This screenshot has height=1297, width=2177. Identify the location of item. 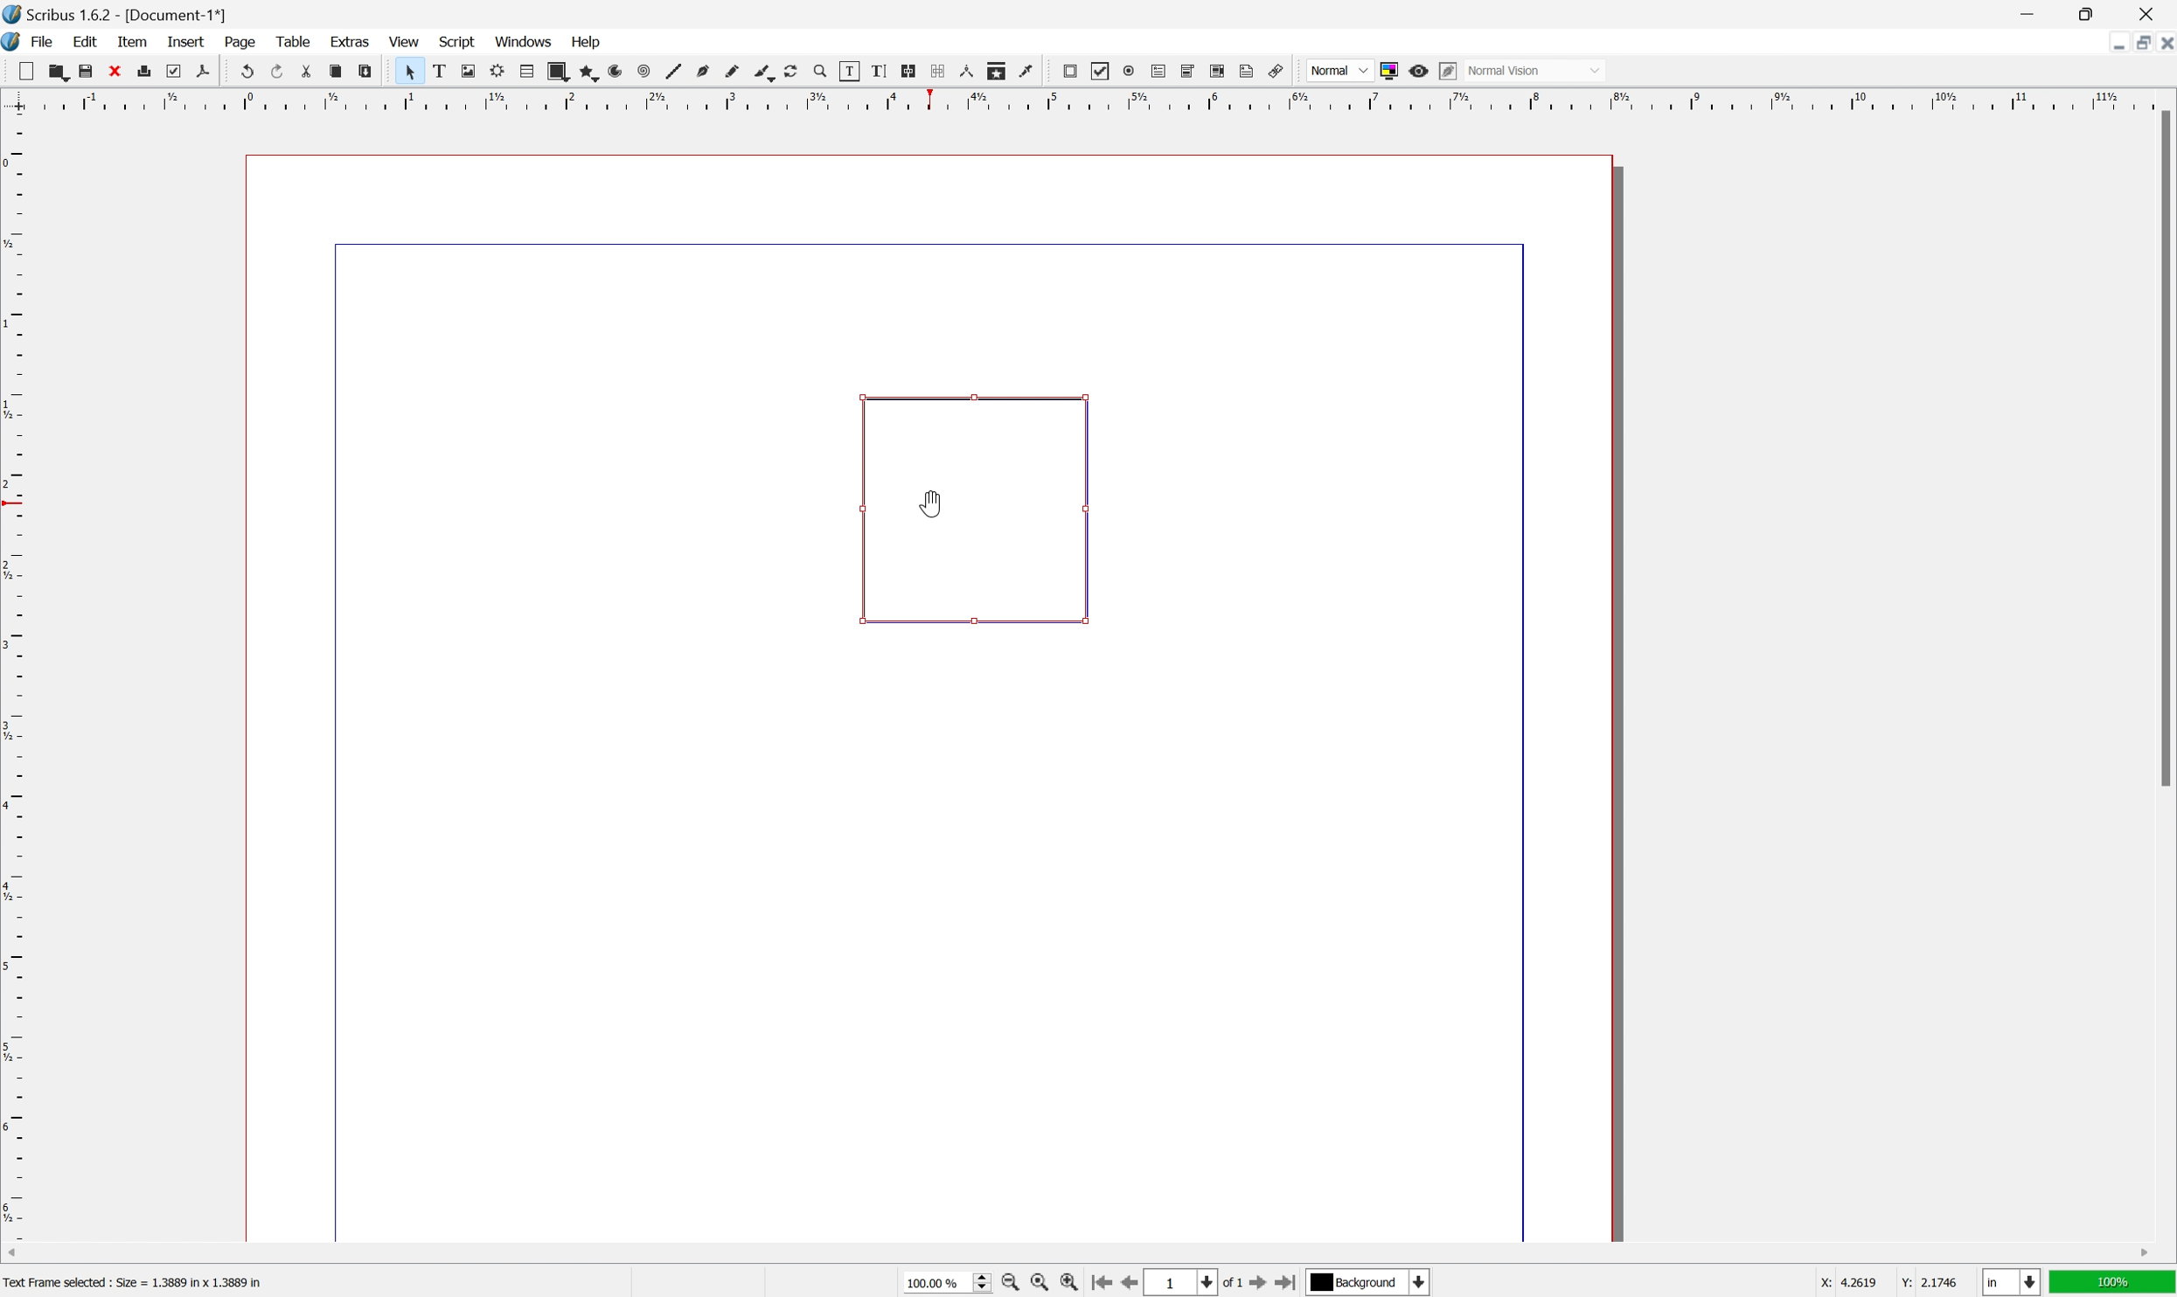
(132, 41).